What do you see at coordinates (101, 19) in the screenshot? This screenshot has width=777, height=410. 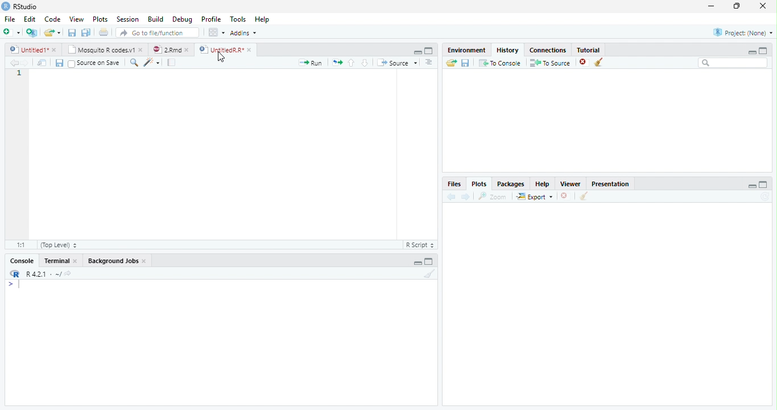 I see `Plots` at bounding box center [101, 19].